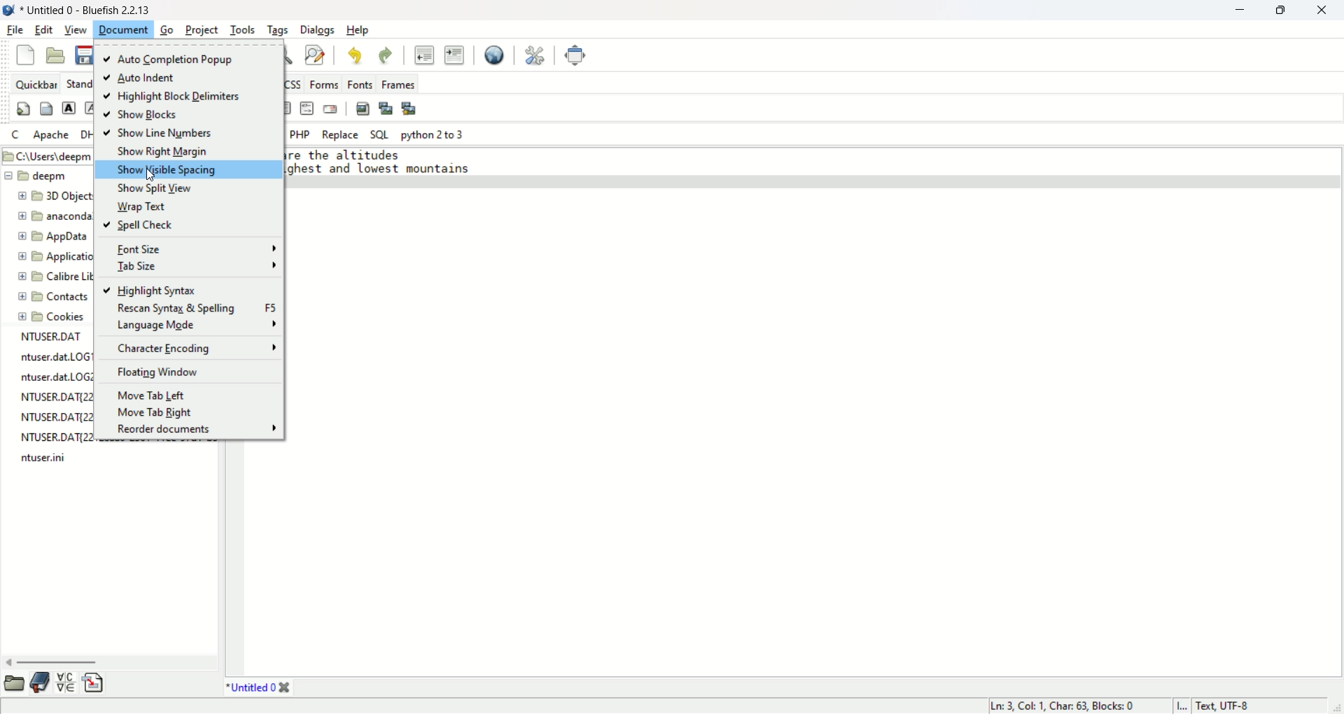  What do you see at coordinates (69, 681) in the screenshot?
I see `insert special character` at bounding box center [69, 681].